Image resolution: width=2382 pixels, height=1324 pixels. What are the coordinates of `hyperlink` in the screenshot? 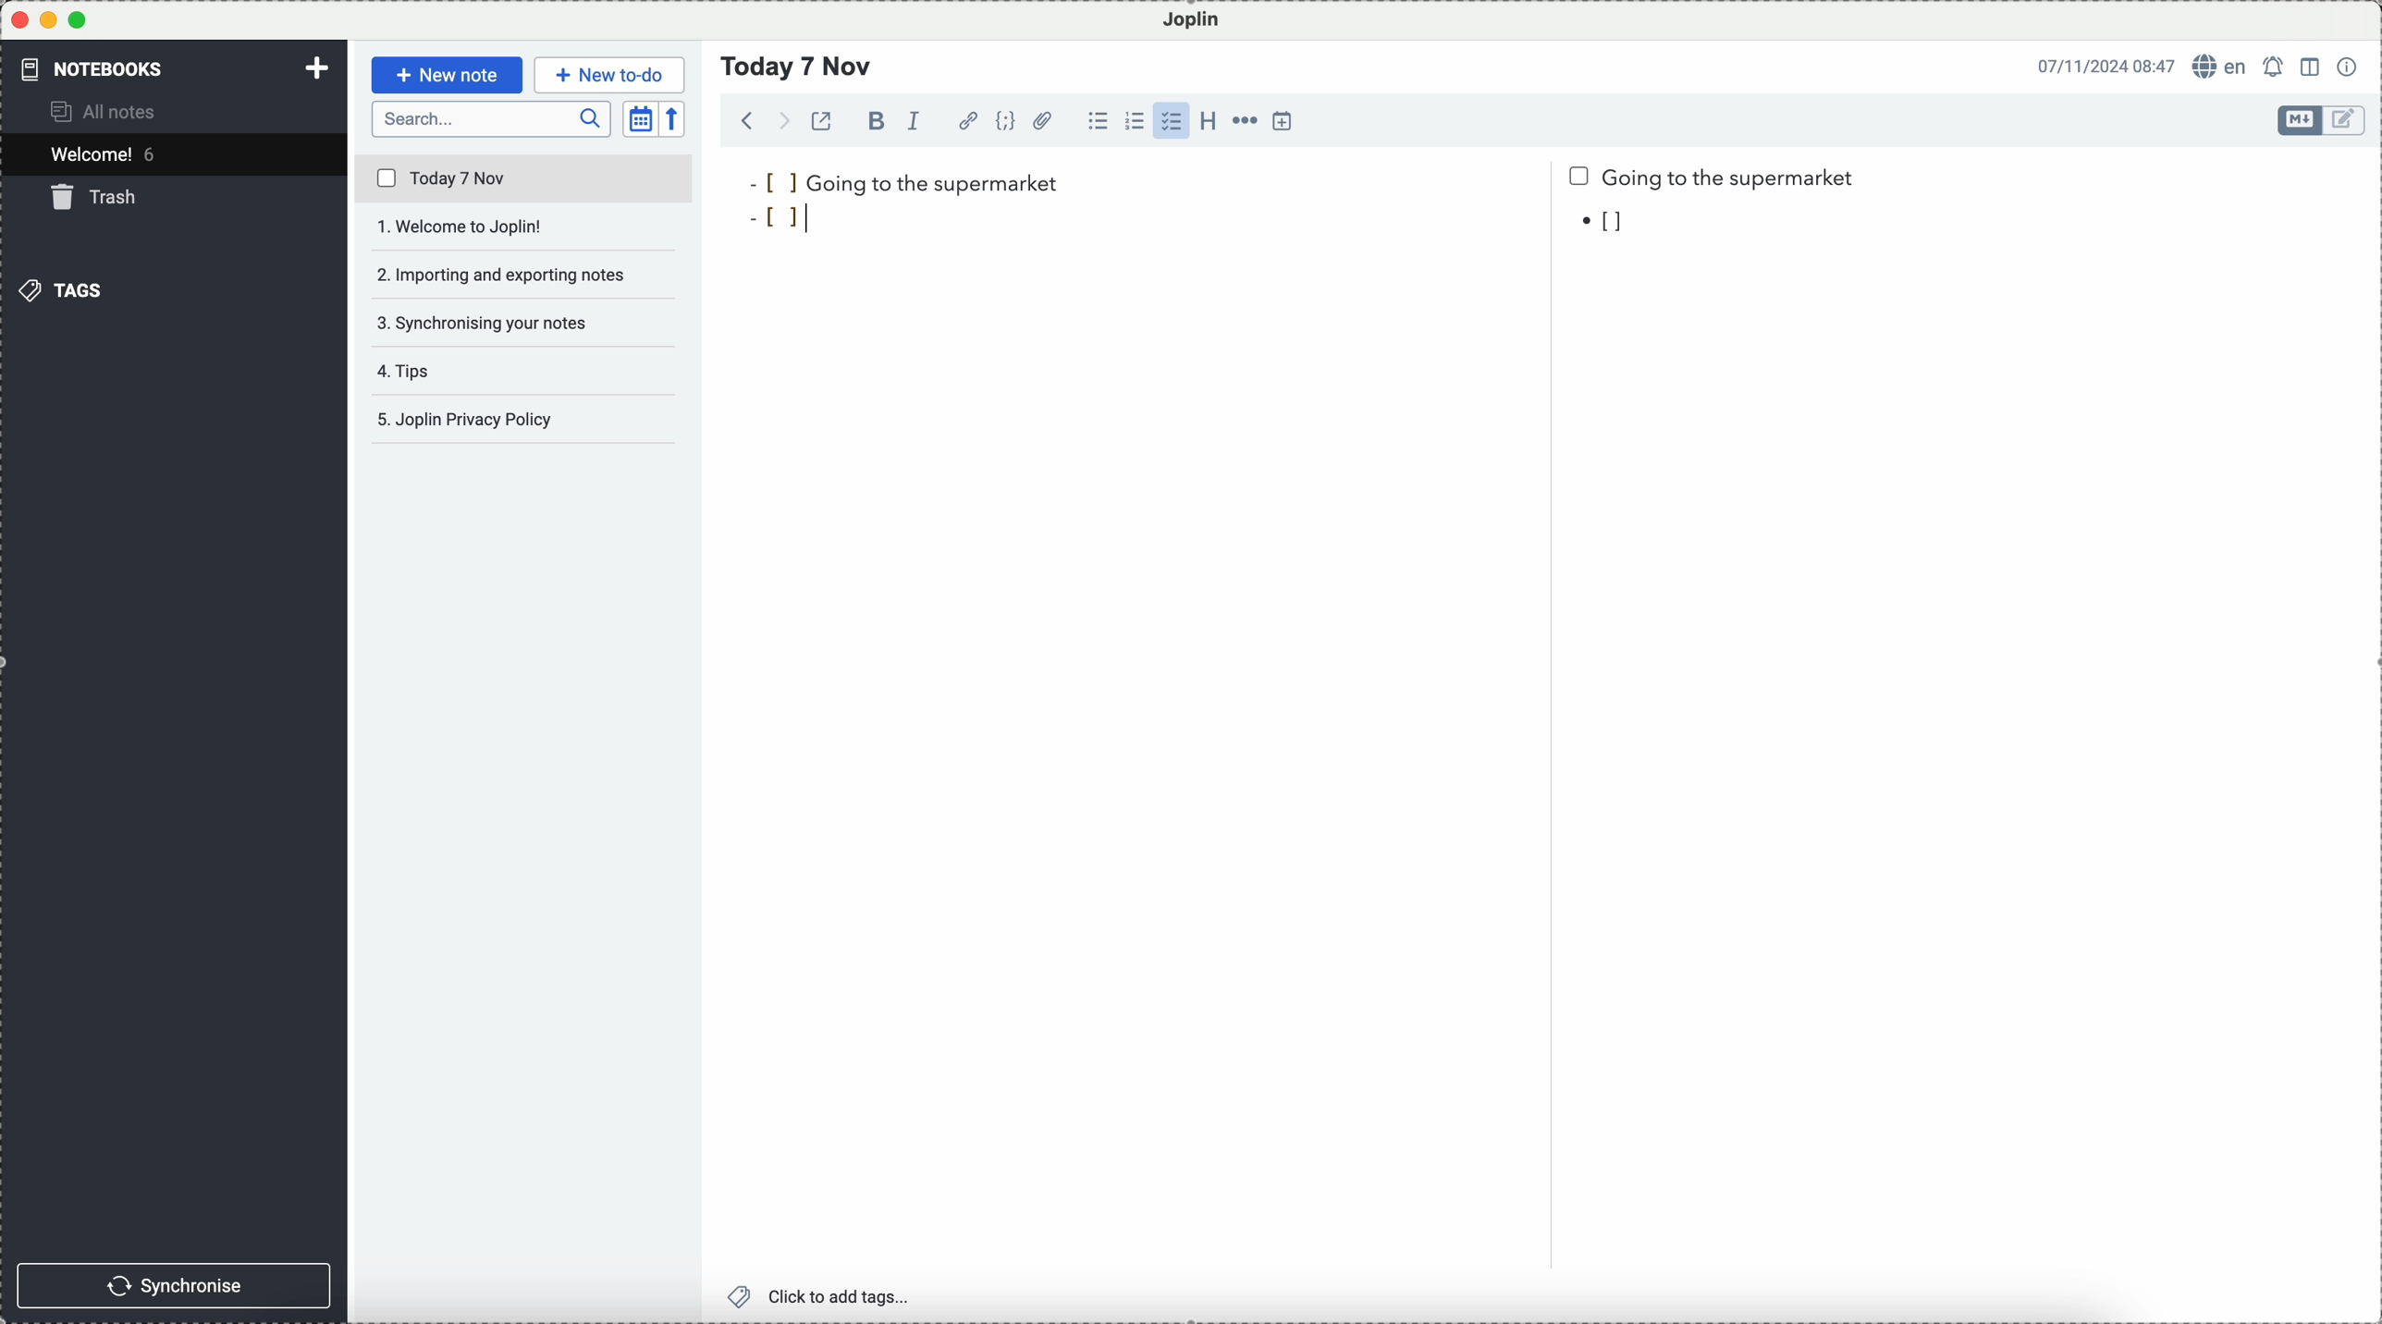 It's located at (968, 121).